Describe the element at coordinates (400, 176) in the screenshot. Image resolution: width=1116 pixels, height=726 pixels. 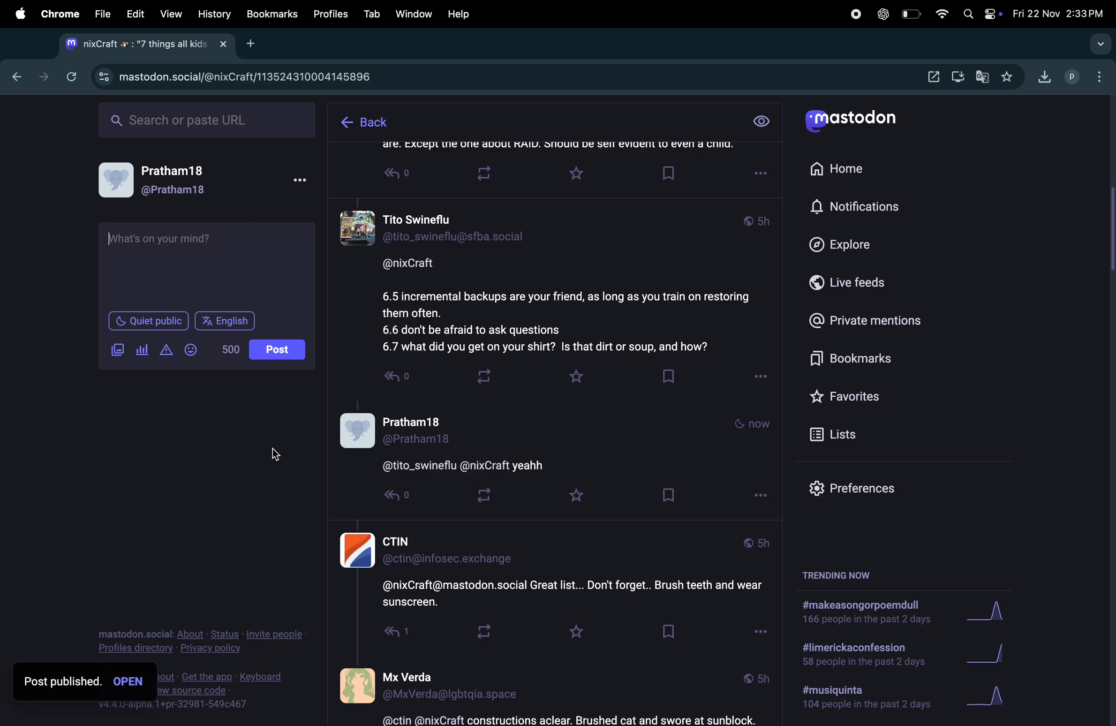
I see `Read` at that location.